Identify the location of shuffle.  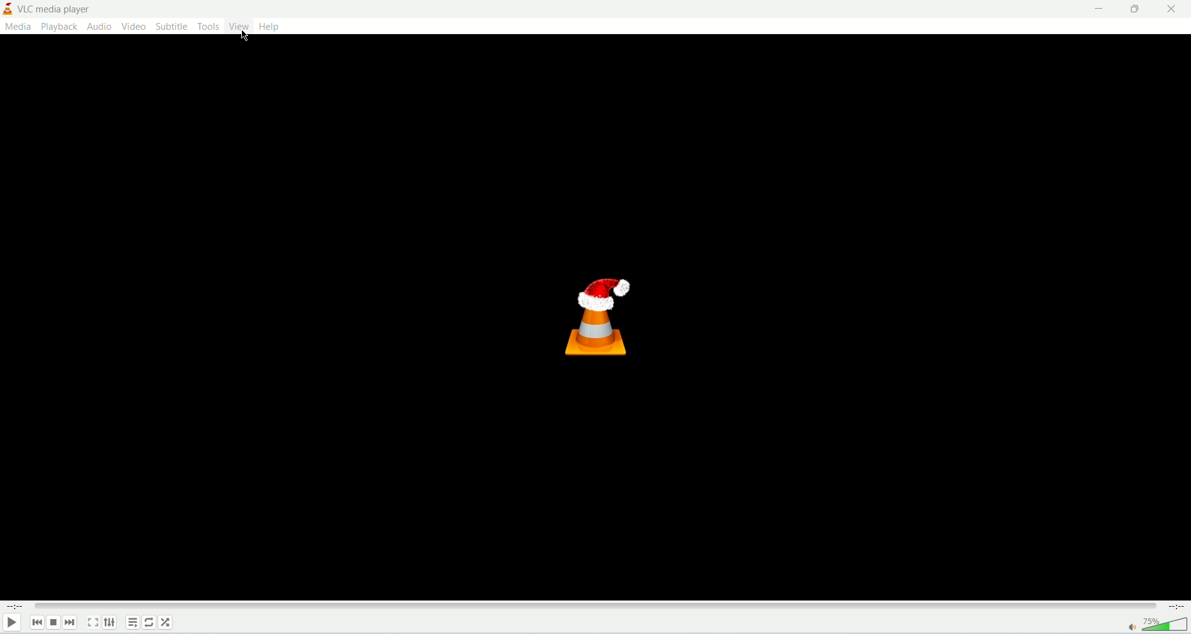
(168, 623).